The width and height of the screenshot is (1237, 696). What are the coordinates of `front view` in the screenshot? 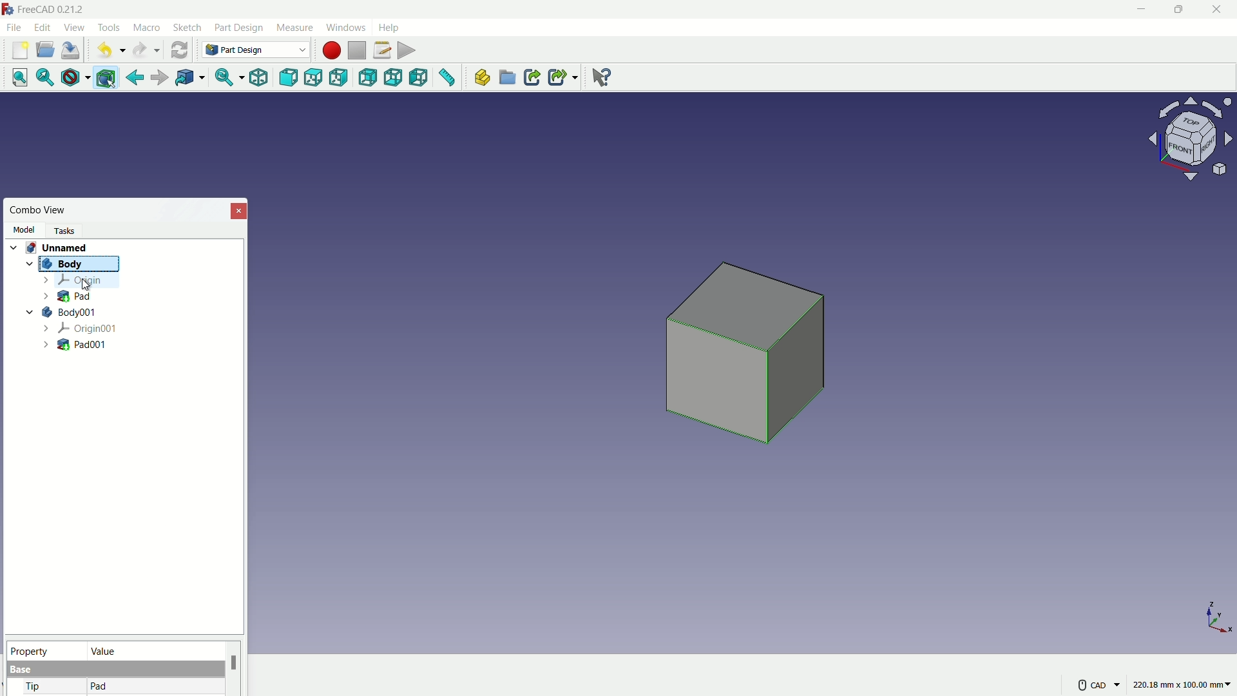 It's located at (290, 78).